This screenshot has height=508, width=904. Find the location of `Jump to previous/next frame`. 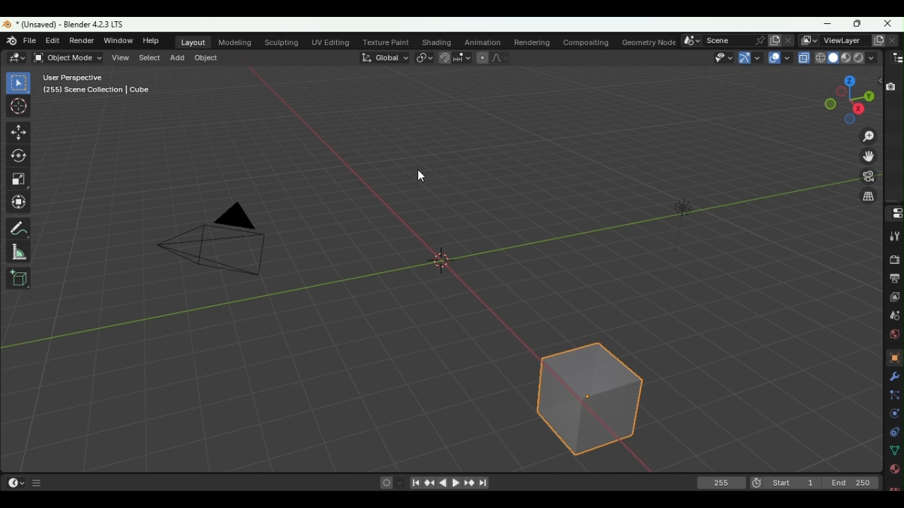

Jump to previous/next frame is located at coordinates (468, 483).